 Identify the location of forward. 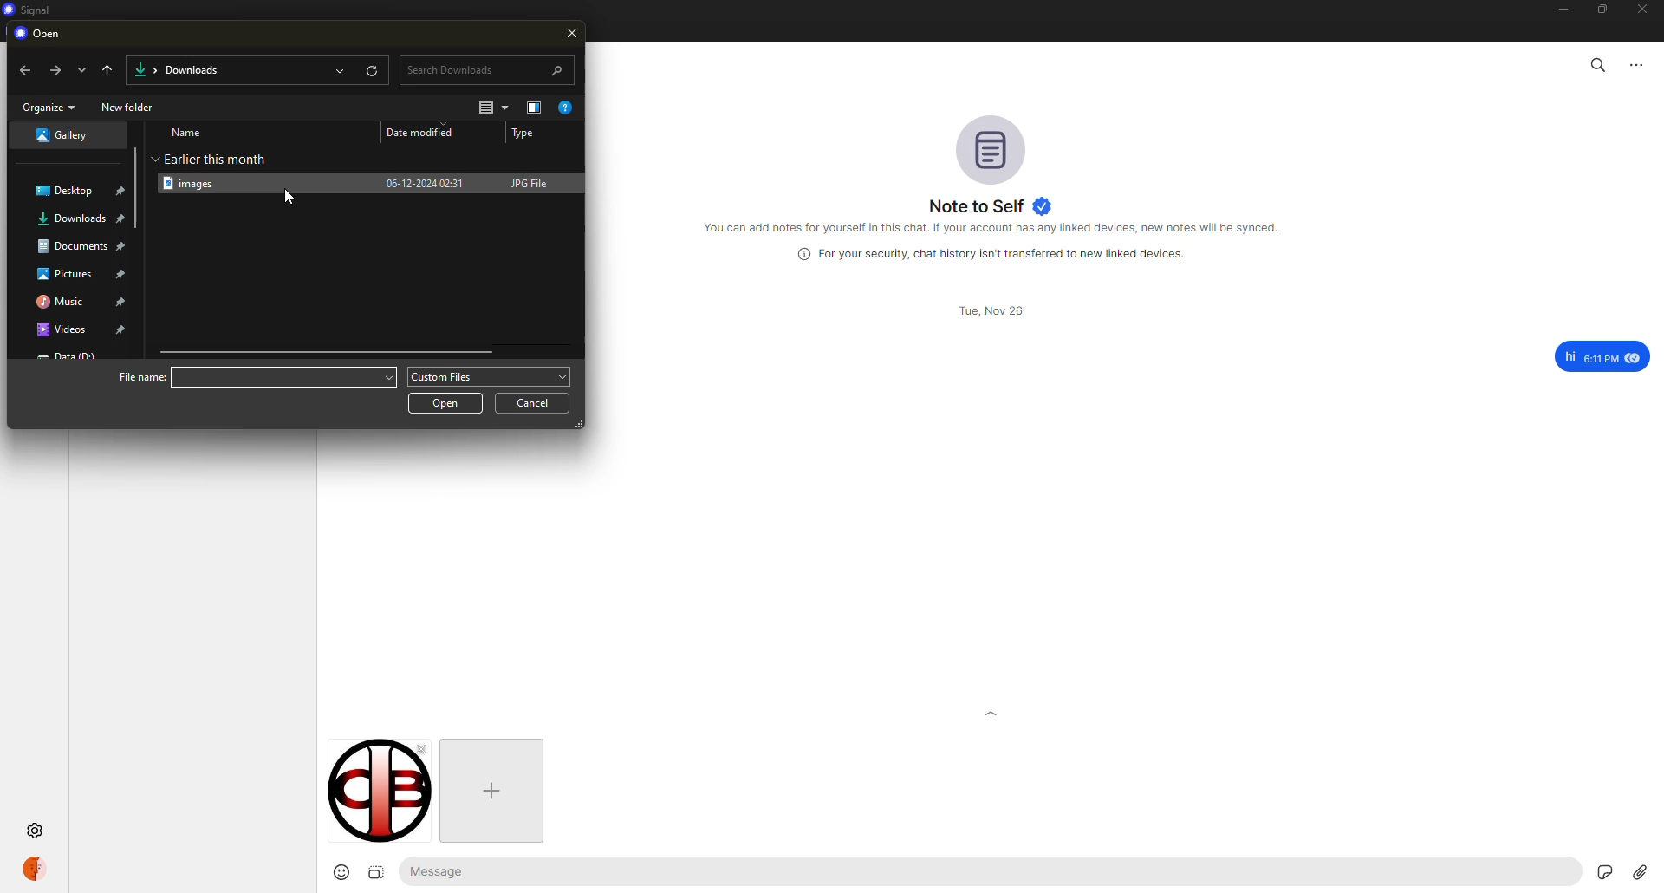
(53, 69).